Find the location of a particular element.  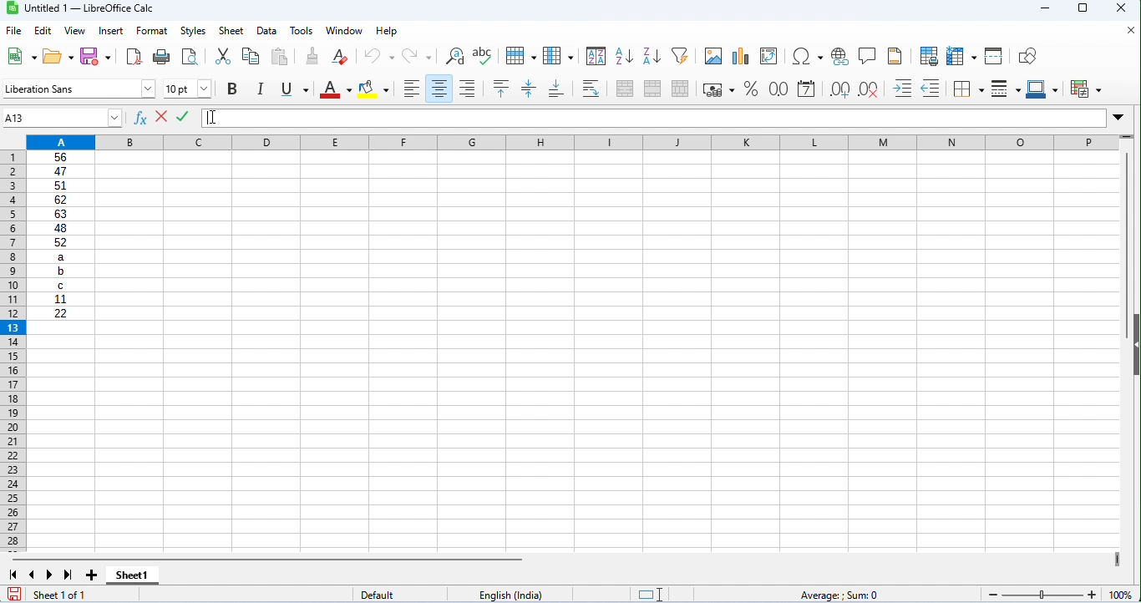

drop down for cell numbers is located at coordinates (114, 118).